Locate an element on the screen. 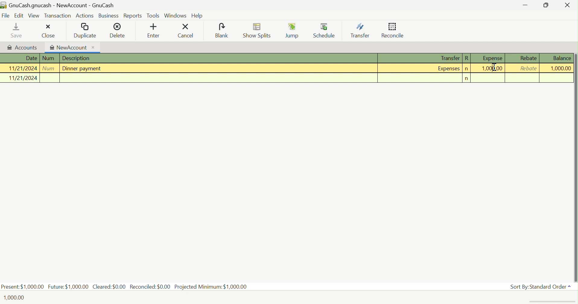 The height and width of the screenshot is (304, 578). View is located at coordinates (34, 15).